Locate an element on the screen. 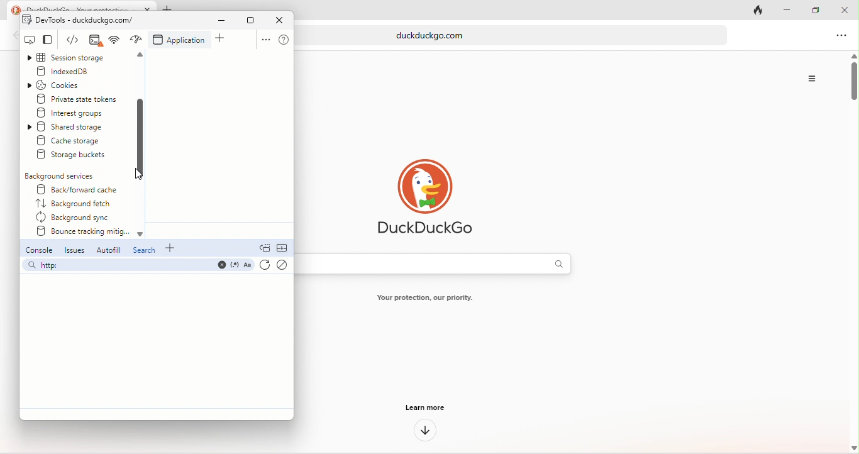 The width and height of the screenshot is (859, 454). background fetch is located at coordinates (76, 202).